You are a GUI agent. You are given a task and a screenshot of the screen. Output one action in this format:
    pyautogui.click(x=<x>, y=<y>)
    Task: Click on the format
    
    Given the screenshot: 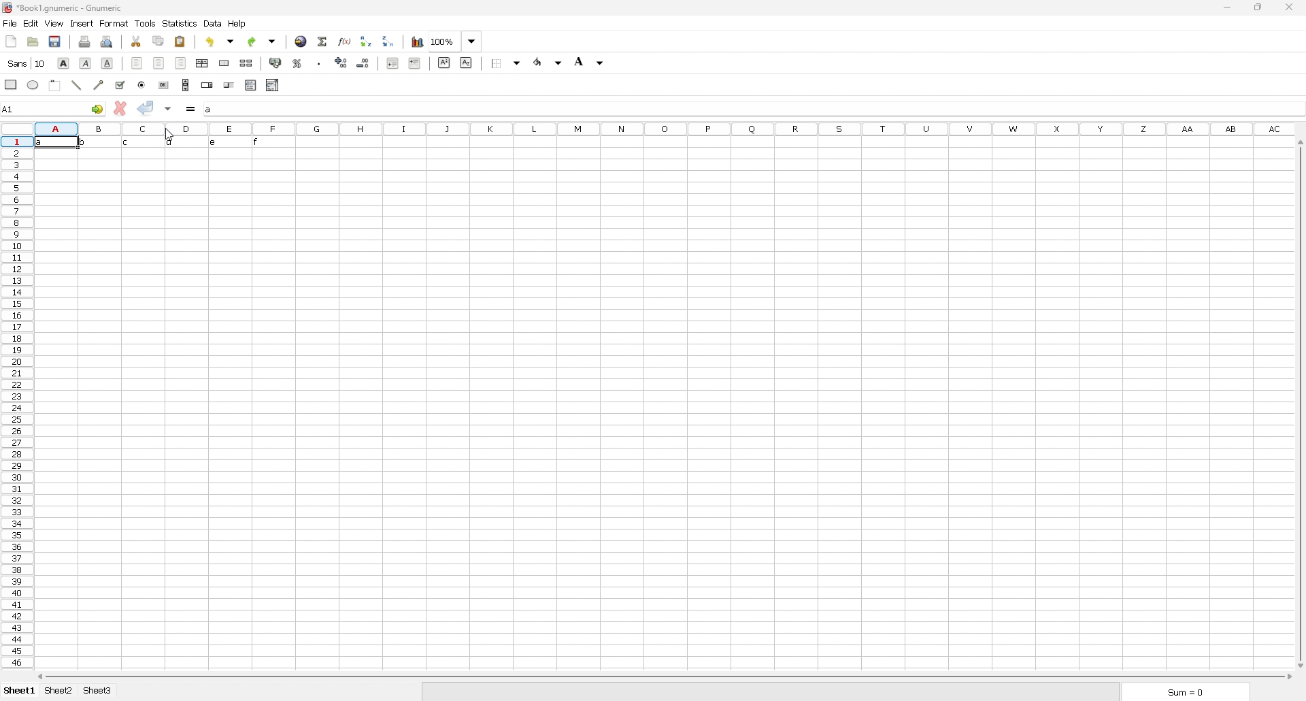 What is the action you would take?
    pyautogui.click(x=114, y=23)
    